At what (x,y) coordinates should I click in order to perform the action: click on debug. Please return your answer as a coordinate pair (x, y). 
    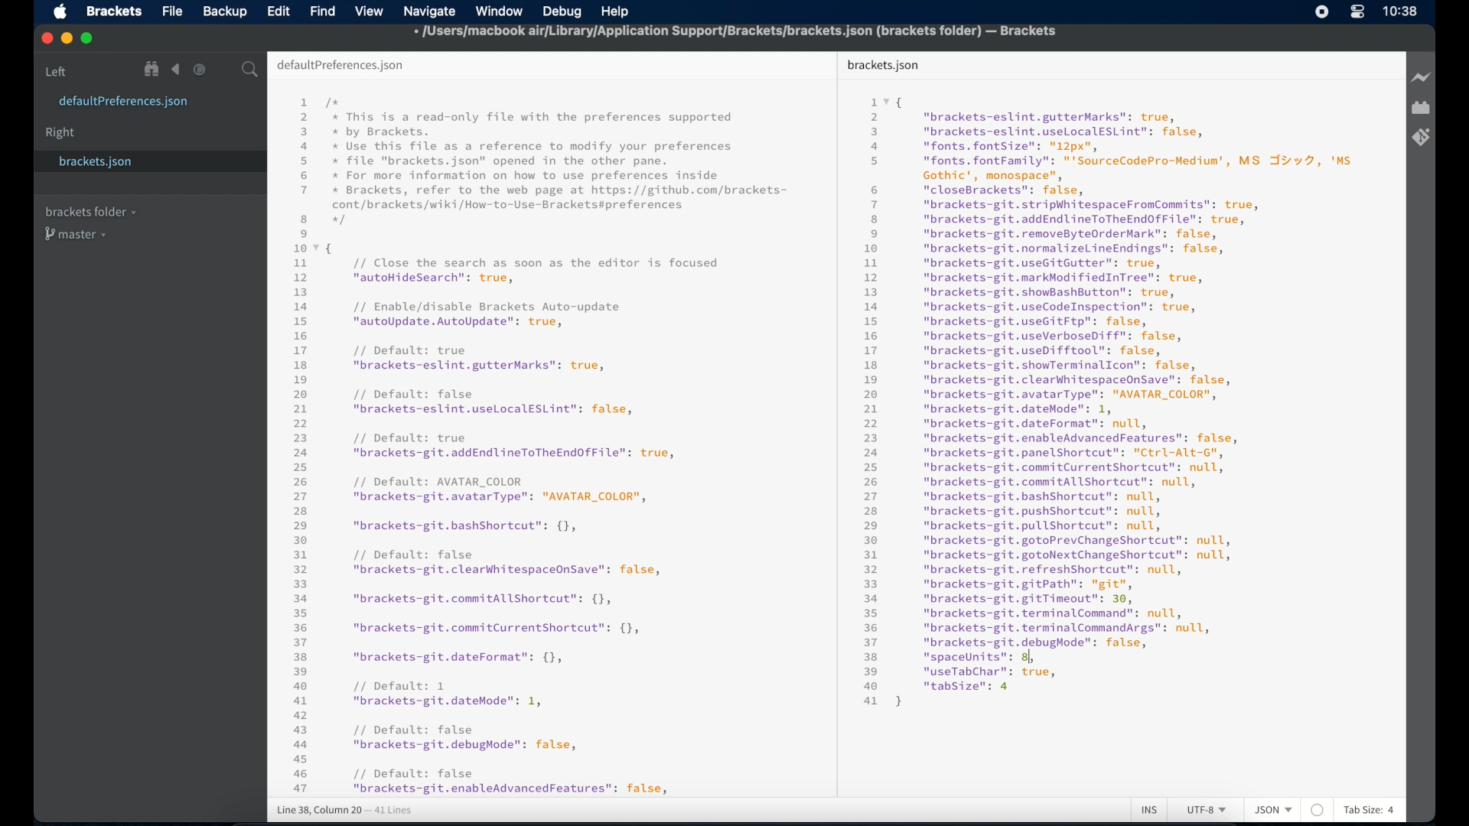
    Looking at the image, I should click on (562, 11).